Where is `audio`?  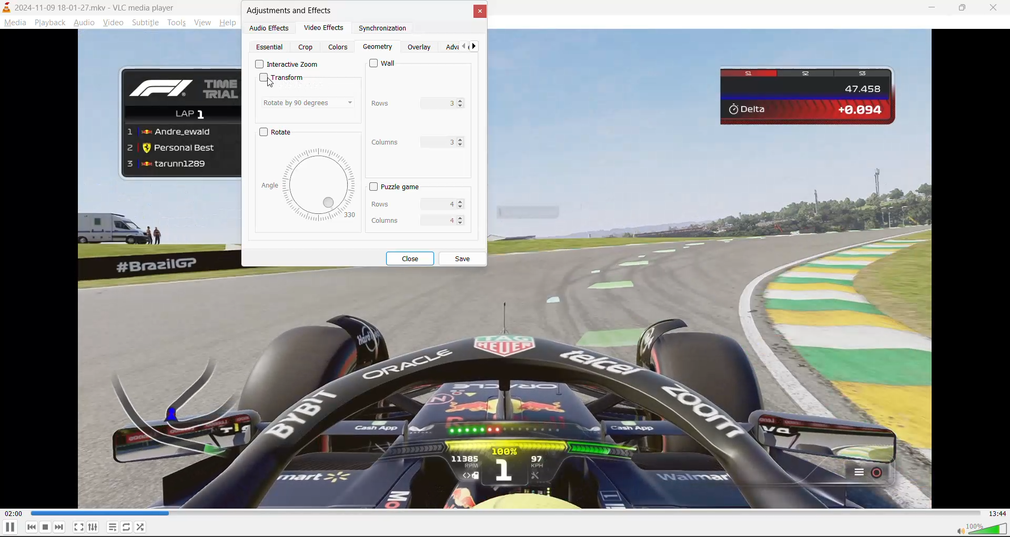 audio is located at coordinates (84, 24).